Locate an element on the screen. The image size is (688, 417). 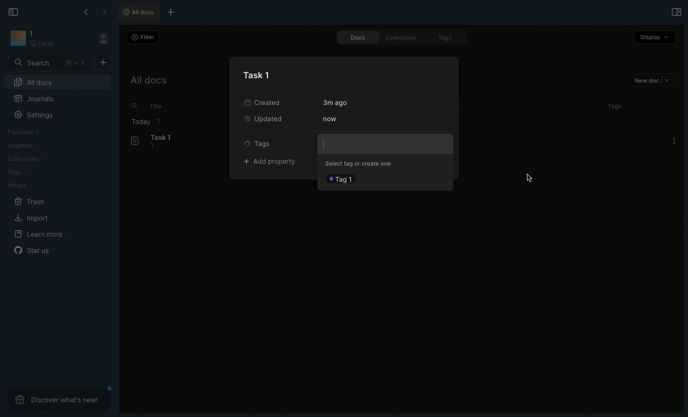
Star us is located at coordinates (33, 250).